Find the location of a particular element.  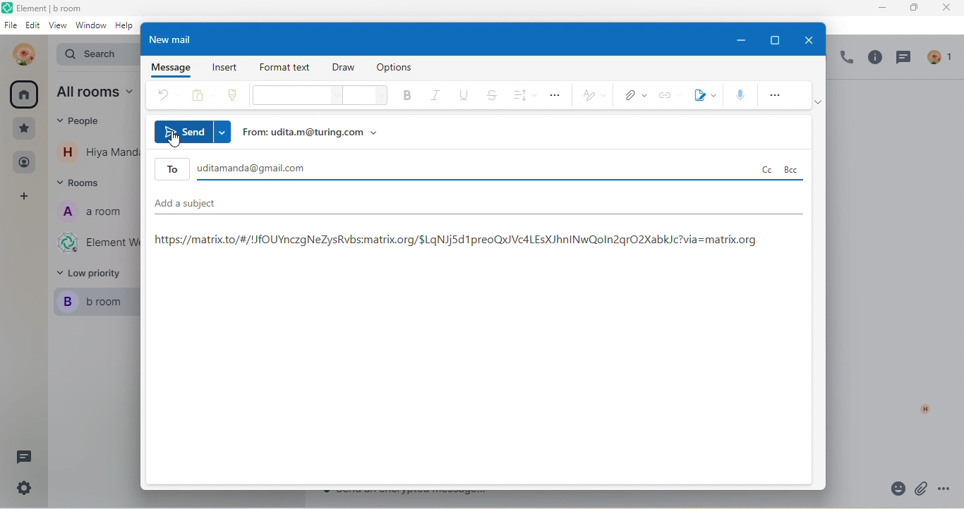

option is located at coordinates (948, 489).